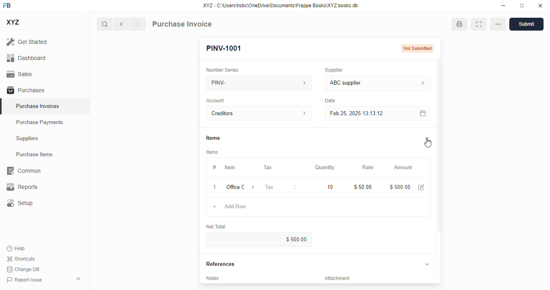 The height and width of the screenshot is (290, 550). I want to click on feb 25, 2025 13:13:12, so click(364, 113).